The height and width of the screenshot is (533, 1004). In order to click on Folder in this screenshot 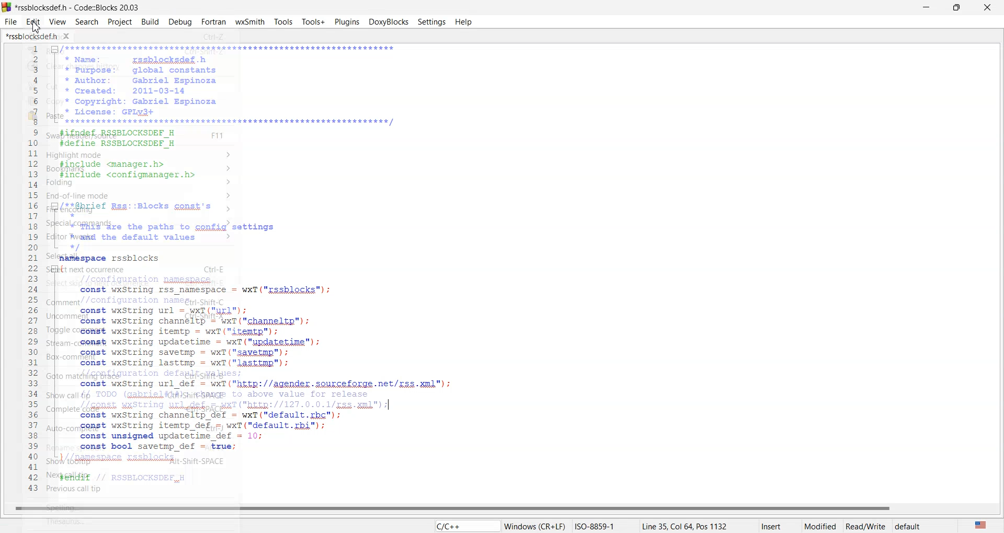, I will do `click(37, 37)`.